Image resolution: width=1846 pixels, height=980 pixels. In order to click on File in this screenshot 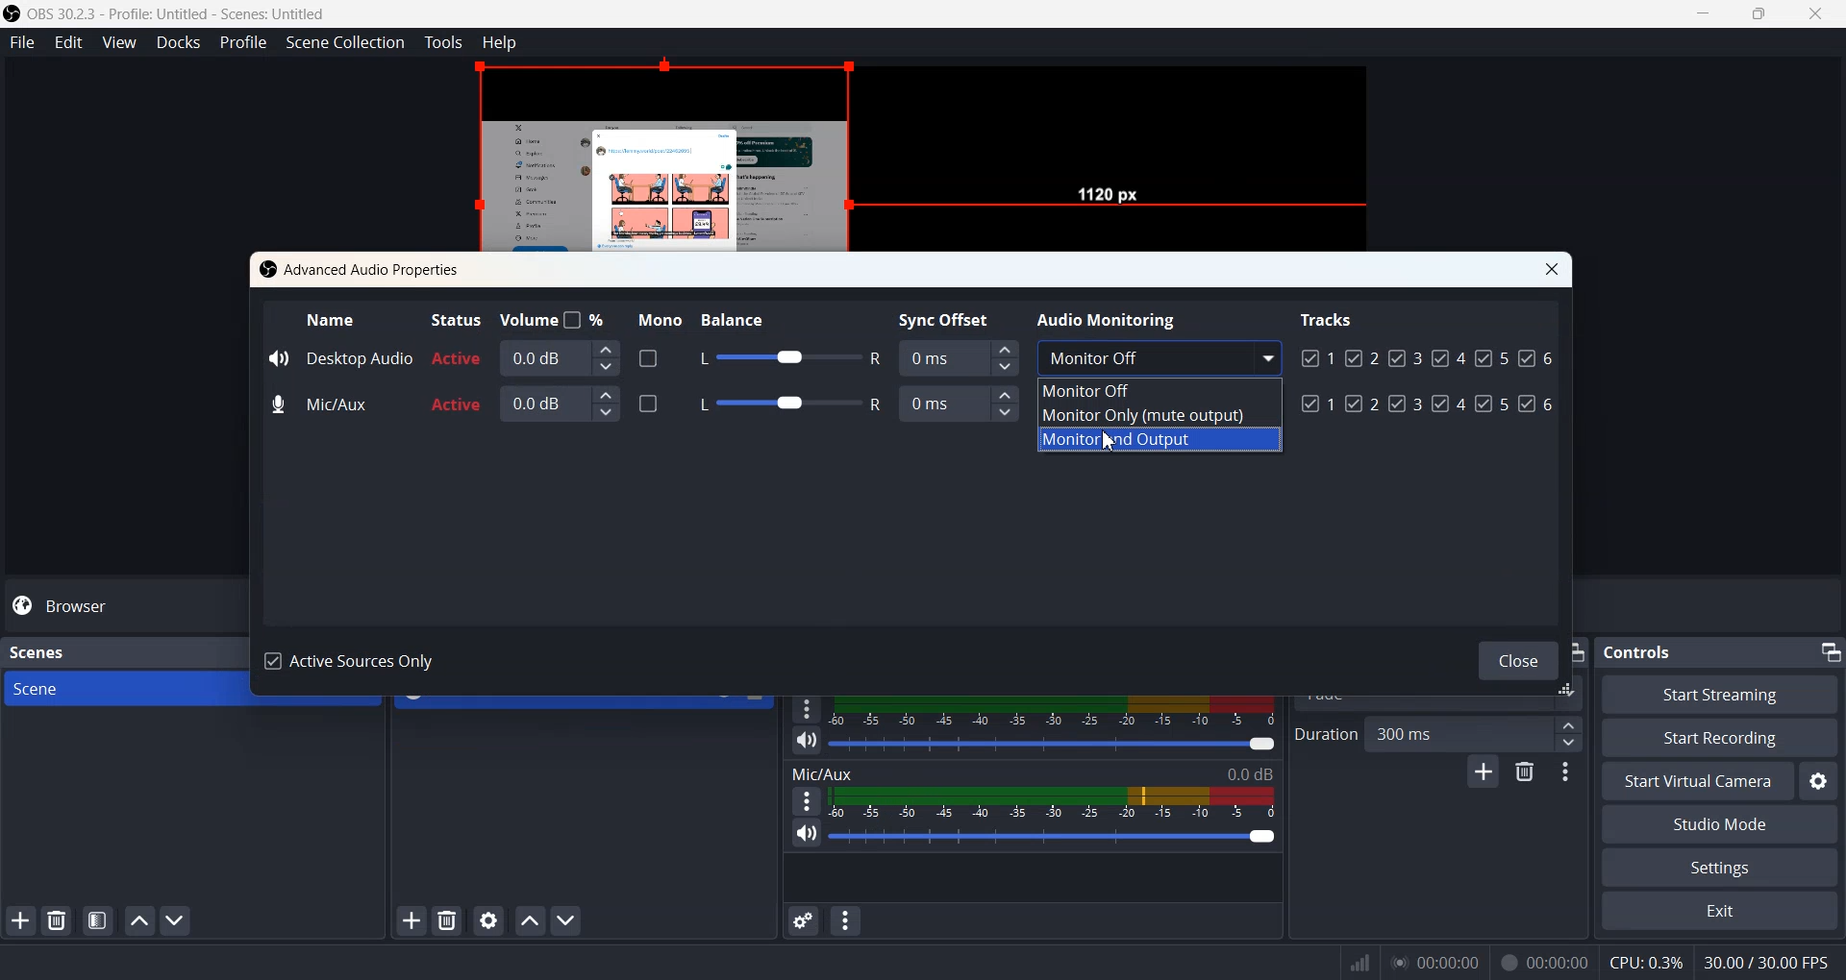, I will do `click(22, 43)`.